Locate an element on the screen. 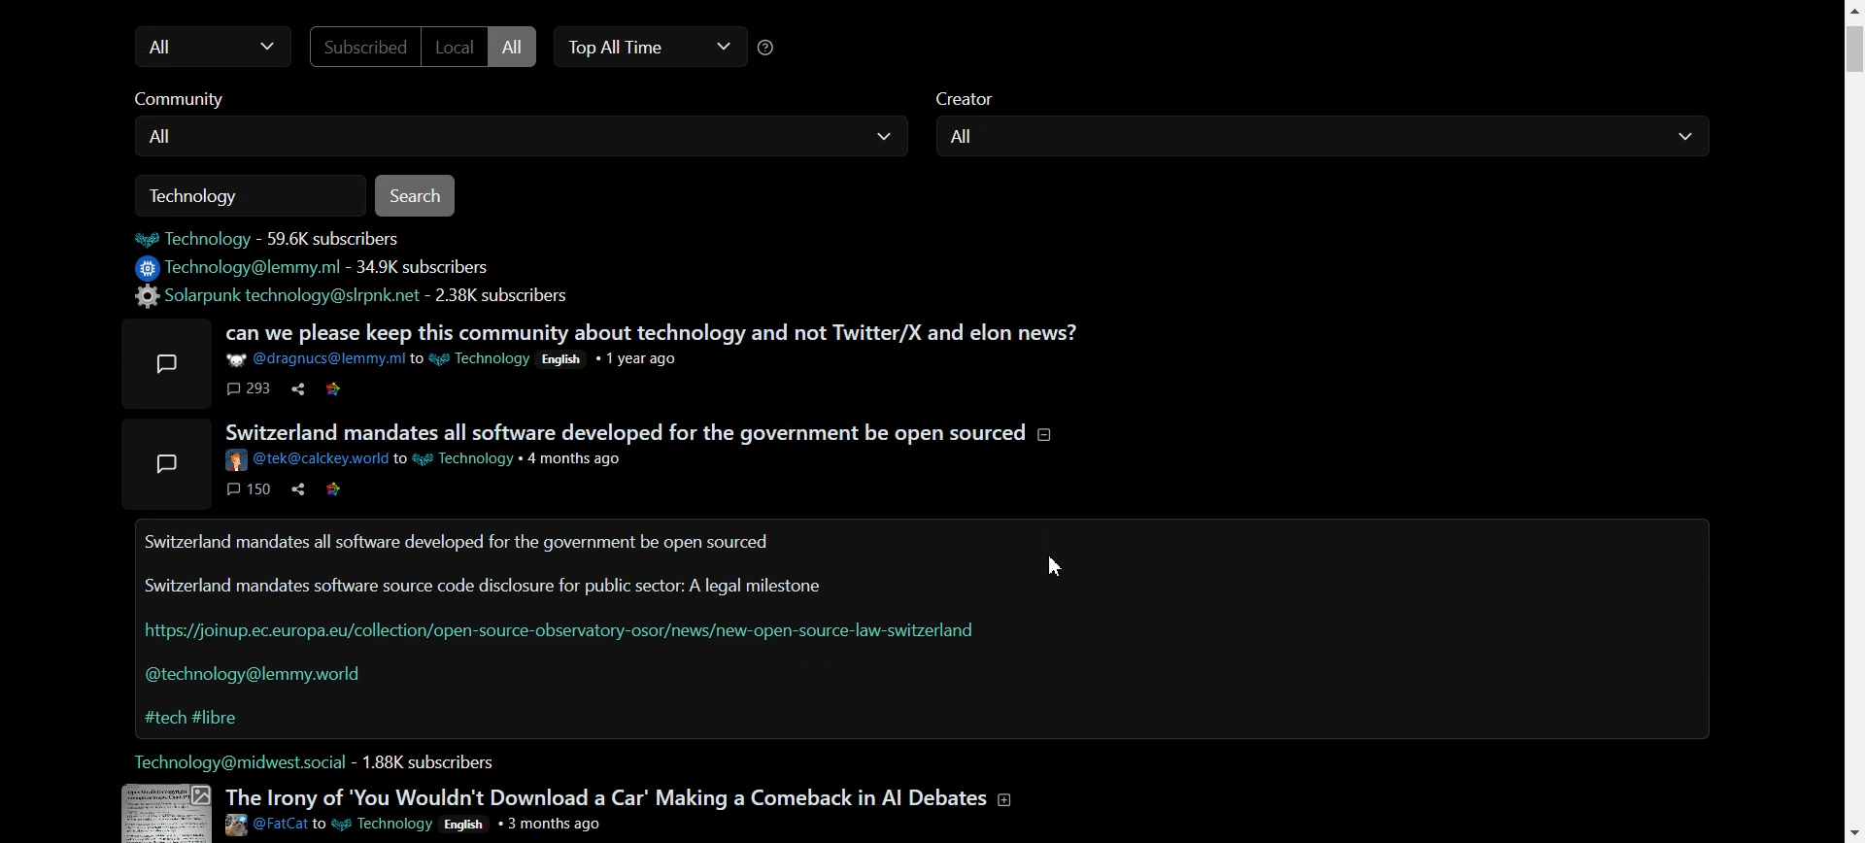 The height and width of the screenshot is (843, 1865). Post details is located at coordinates (454, 359).